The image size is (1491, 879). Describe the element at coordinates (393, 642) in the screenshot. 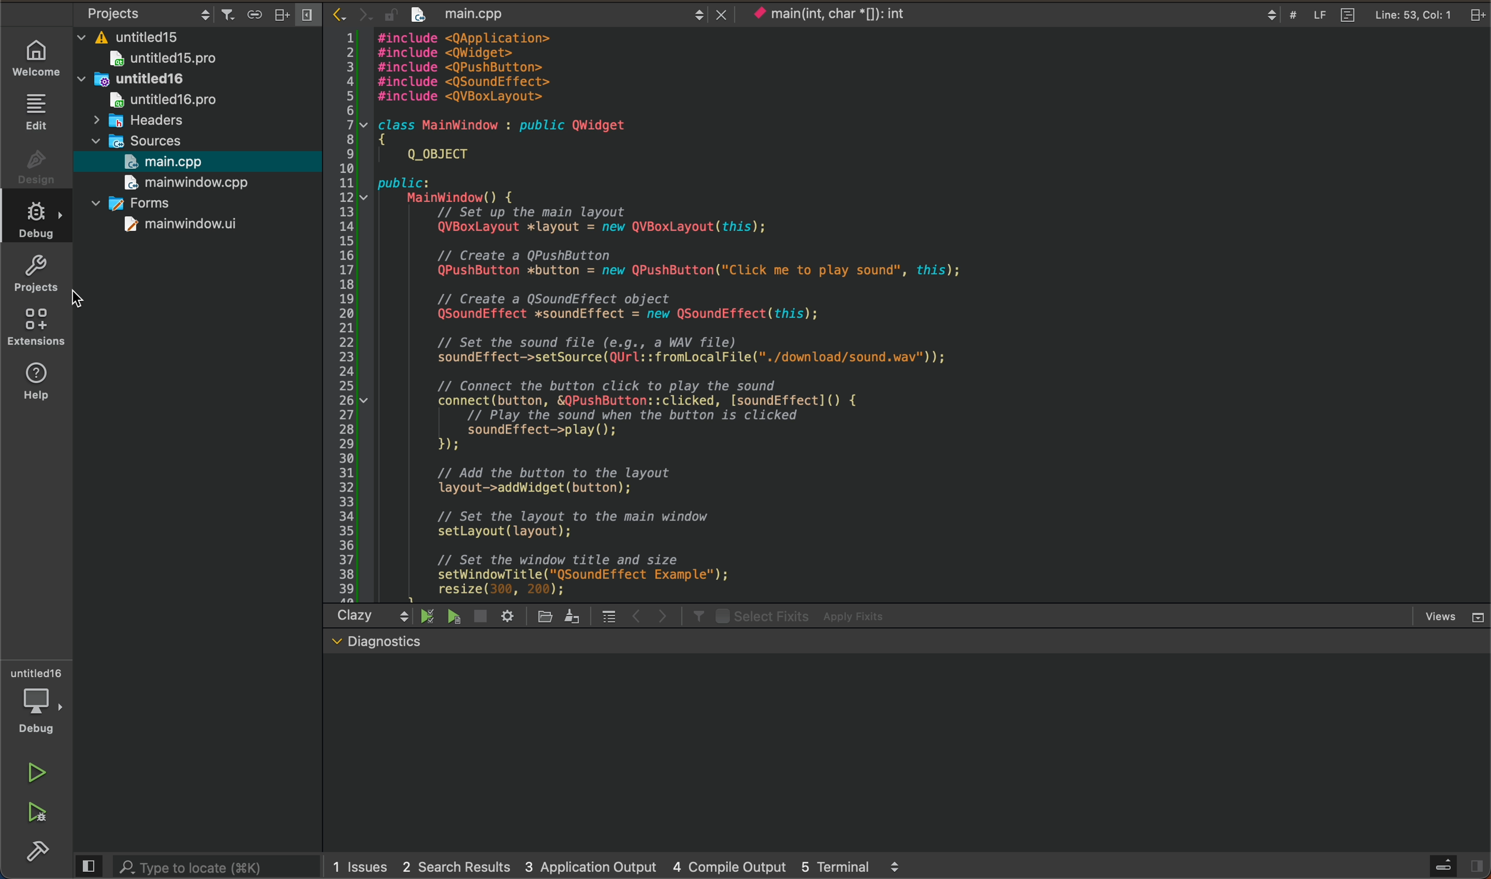

I see `Diagnostic ` at that location.